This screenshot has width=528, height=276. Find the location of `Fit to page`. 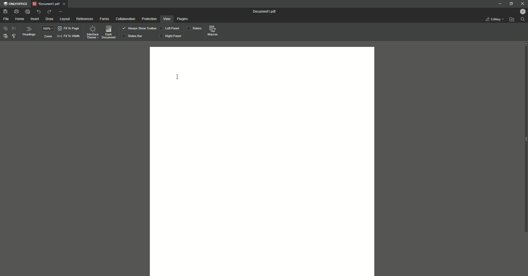

Fit to page is located at coordinates (69, 29).